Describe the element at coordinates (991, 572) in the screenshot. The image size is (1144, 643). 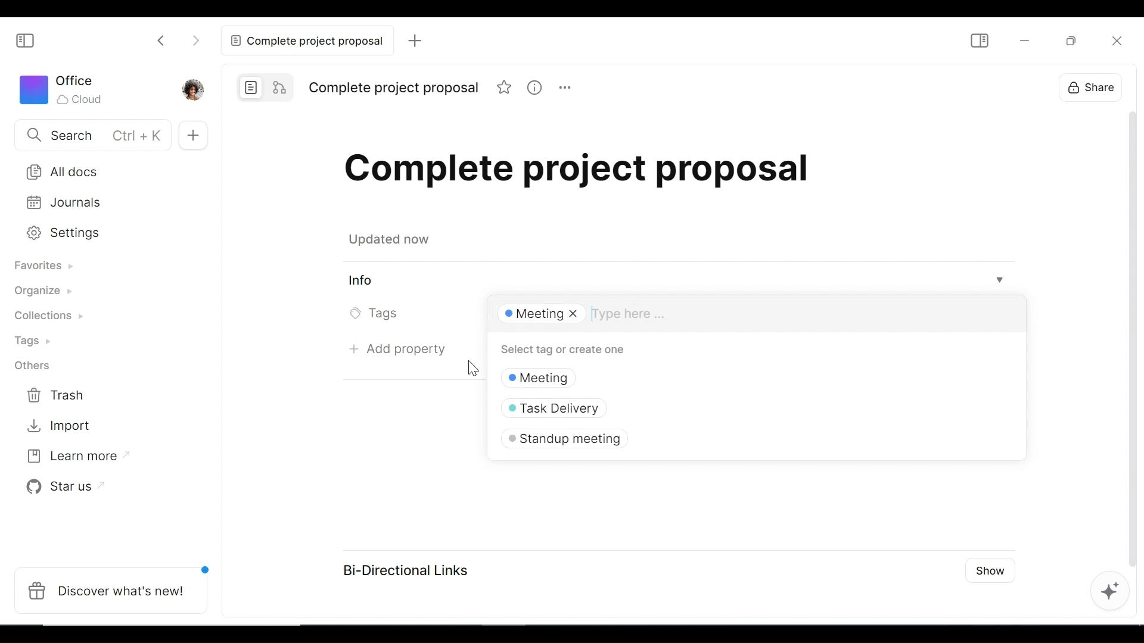
I see `Show` at that location.